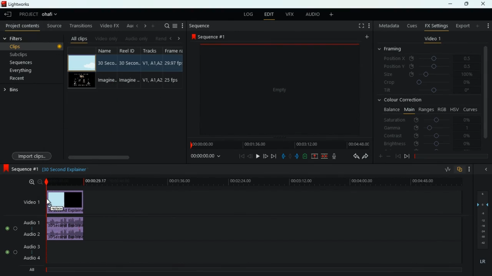  I want to click on leave, so click(8, 14).